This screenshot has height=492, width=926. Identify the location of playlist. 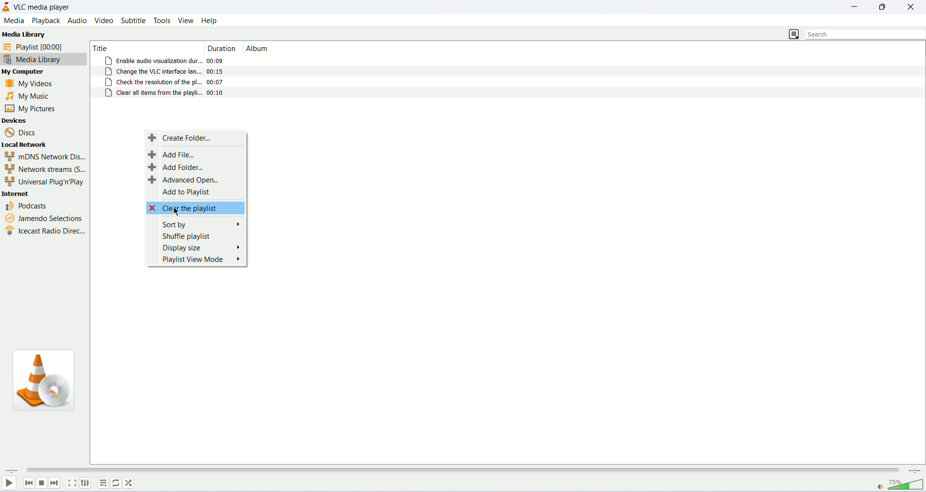
(102, 482).